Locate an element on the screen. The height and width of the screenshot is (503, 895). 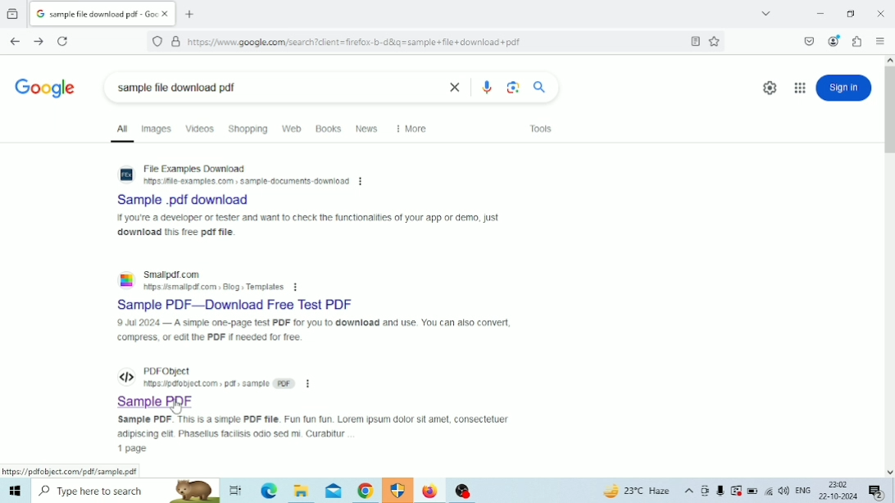
Mic is located at coordinates (720, 491).